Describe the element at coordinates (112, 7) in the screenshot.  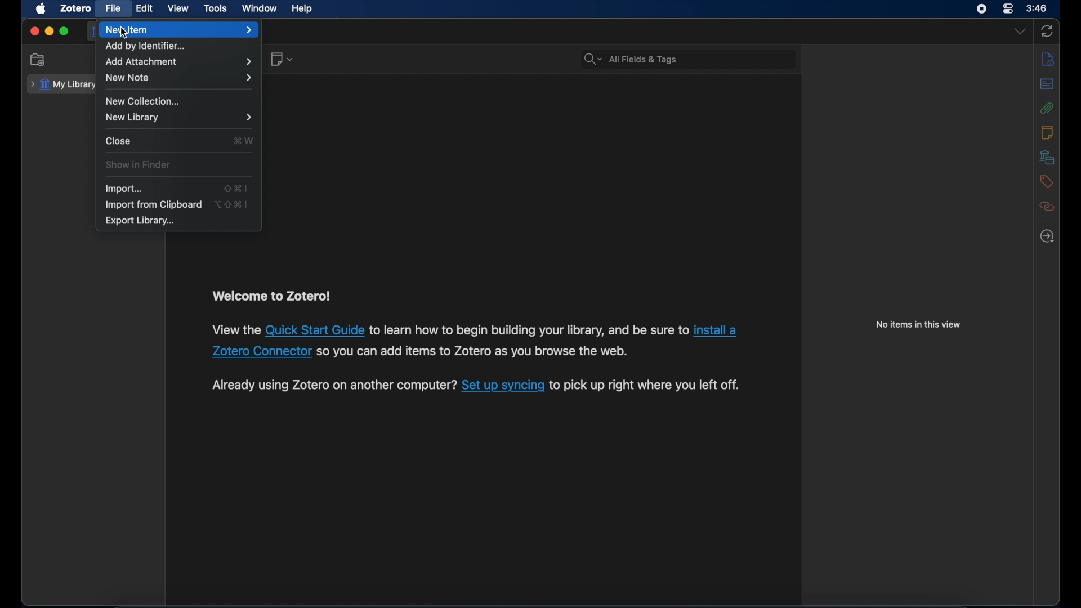
I see `file` at that location.